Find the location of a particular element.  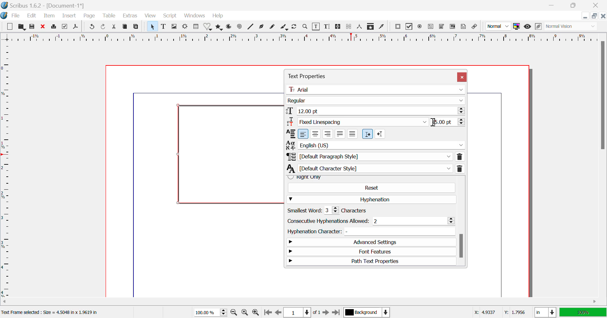

Edit in Preview Mode is located at coordinates (538, 27).